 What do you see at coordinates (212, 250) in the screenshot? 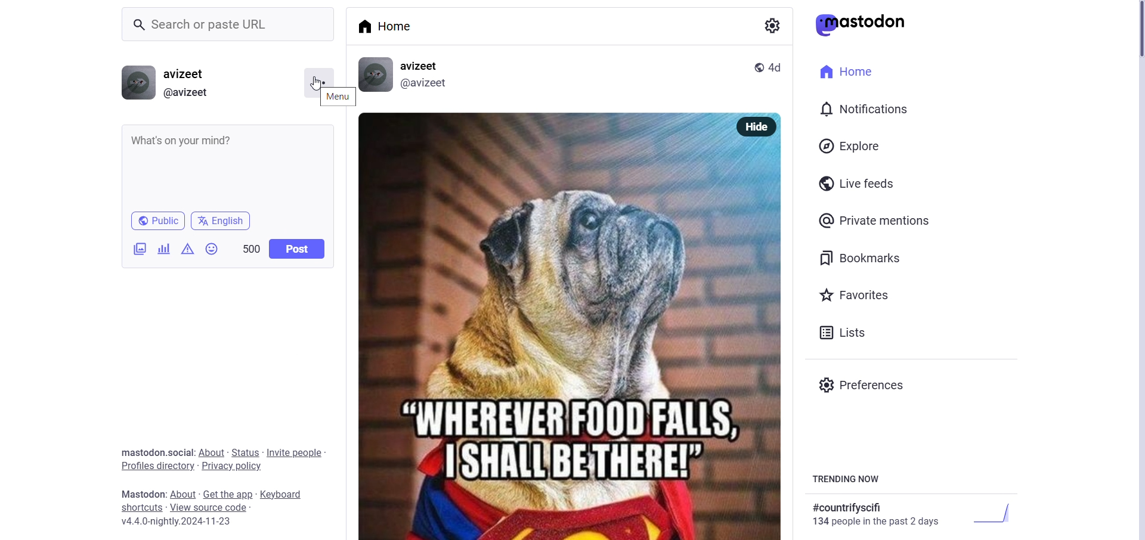
I see `emoji` at bounding box center [212, 250].